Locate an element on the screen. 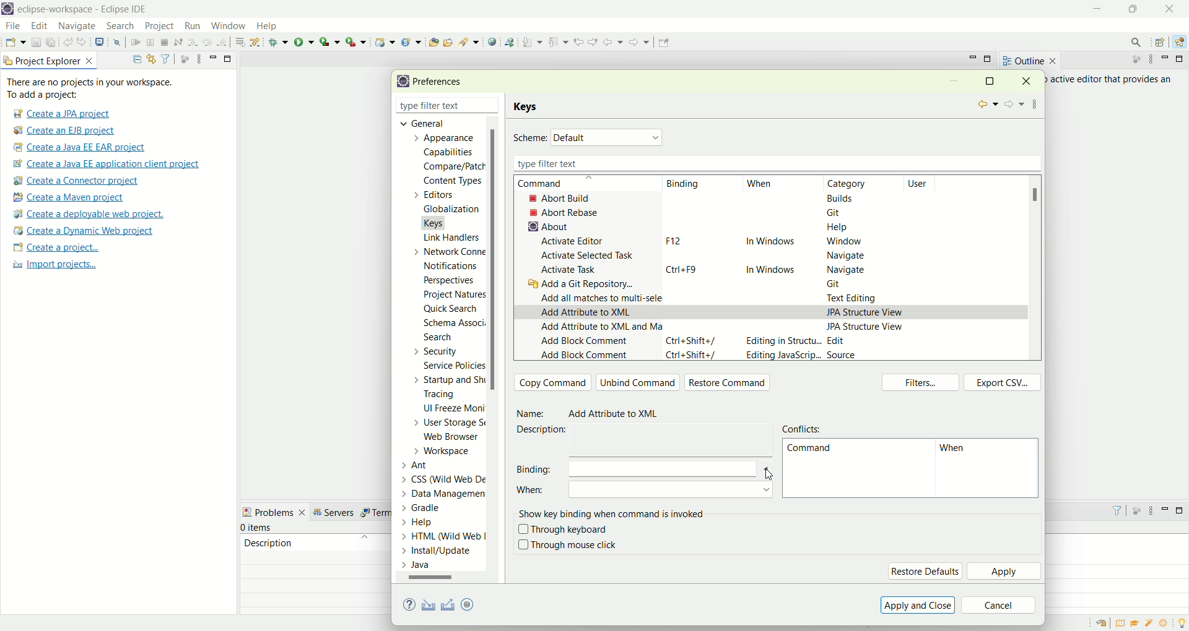 The height and width of the screenshot is (631, 1189). copy command is located at coordinates (553, 382).